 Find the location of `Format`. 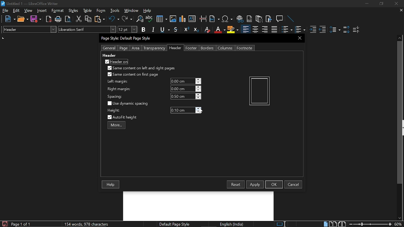

Format is located at coordinates (58, 11).